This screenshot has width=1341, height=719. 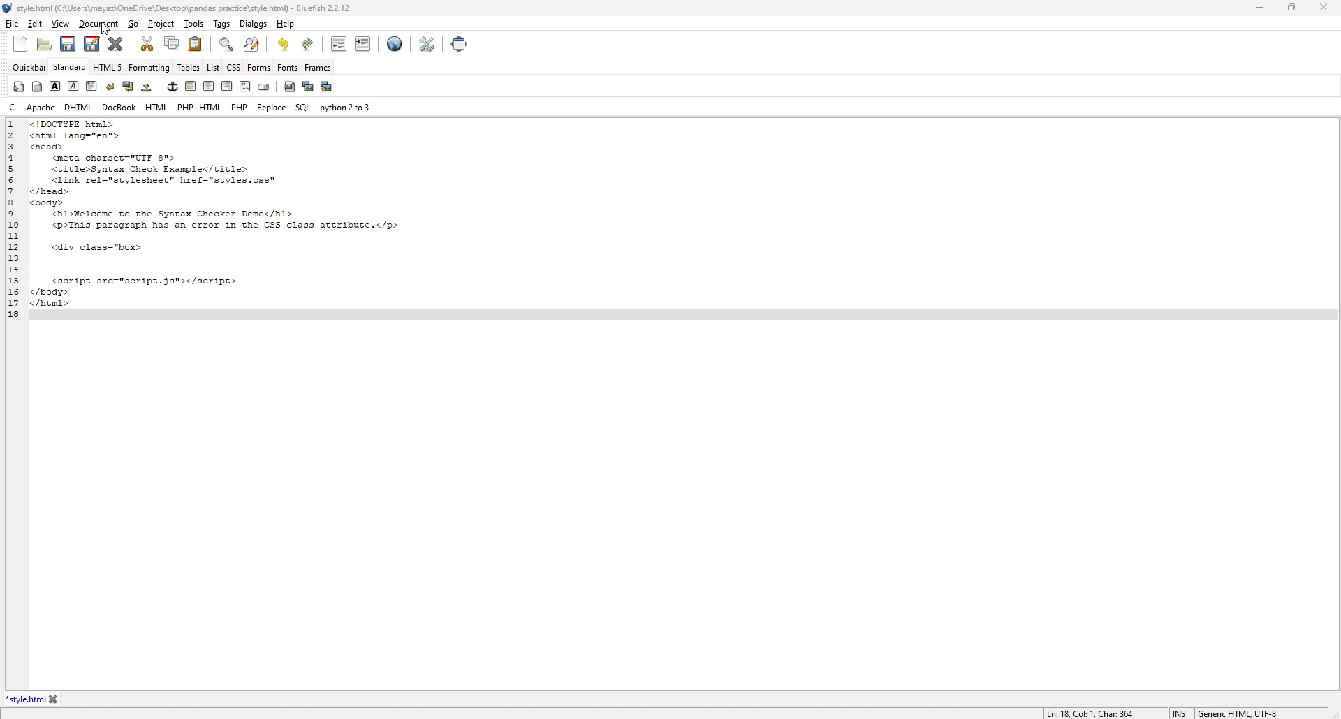 What do you see at coordinates (235, 67) in the screenshot?
I see `css` at bounding box center [235, 67].